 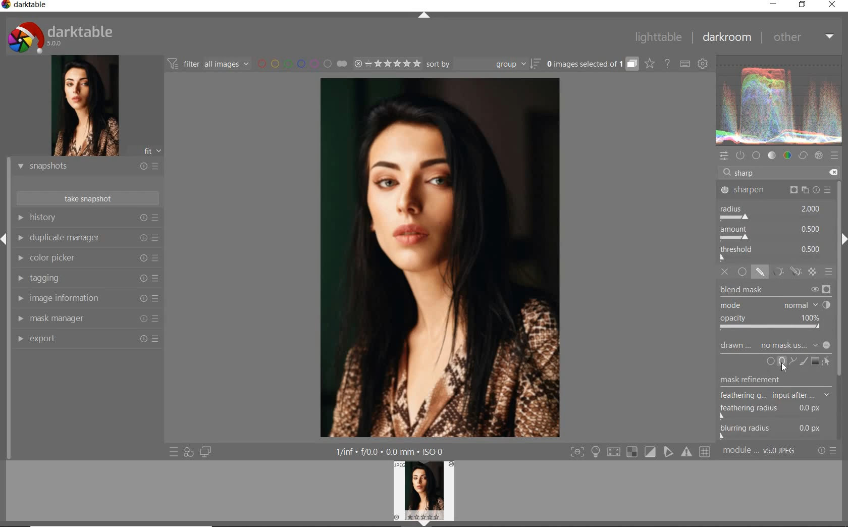 I want to click on color, so click(x=788, y=156).